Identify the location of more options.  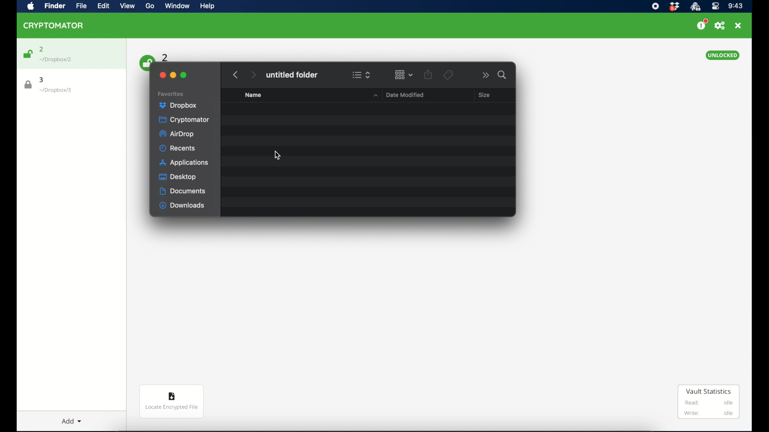
(486, 75).